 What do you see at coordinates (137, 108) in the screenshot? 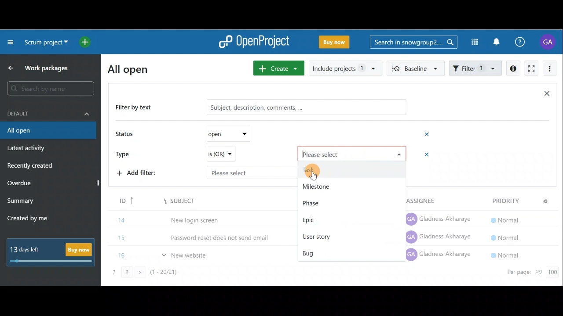
I see `Filter by text` at bounding box center [137, 108].